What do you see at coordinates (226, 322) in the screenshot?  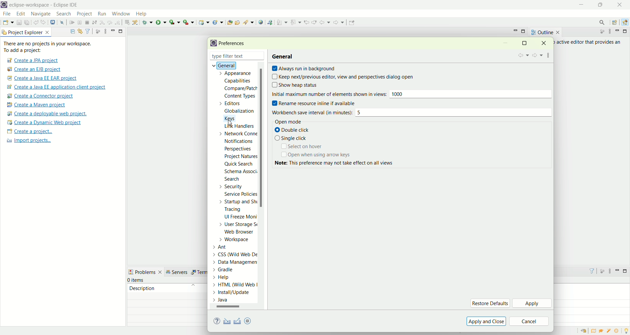 I see `import` at bounding box center [226, 322].